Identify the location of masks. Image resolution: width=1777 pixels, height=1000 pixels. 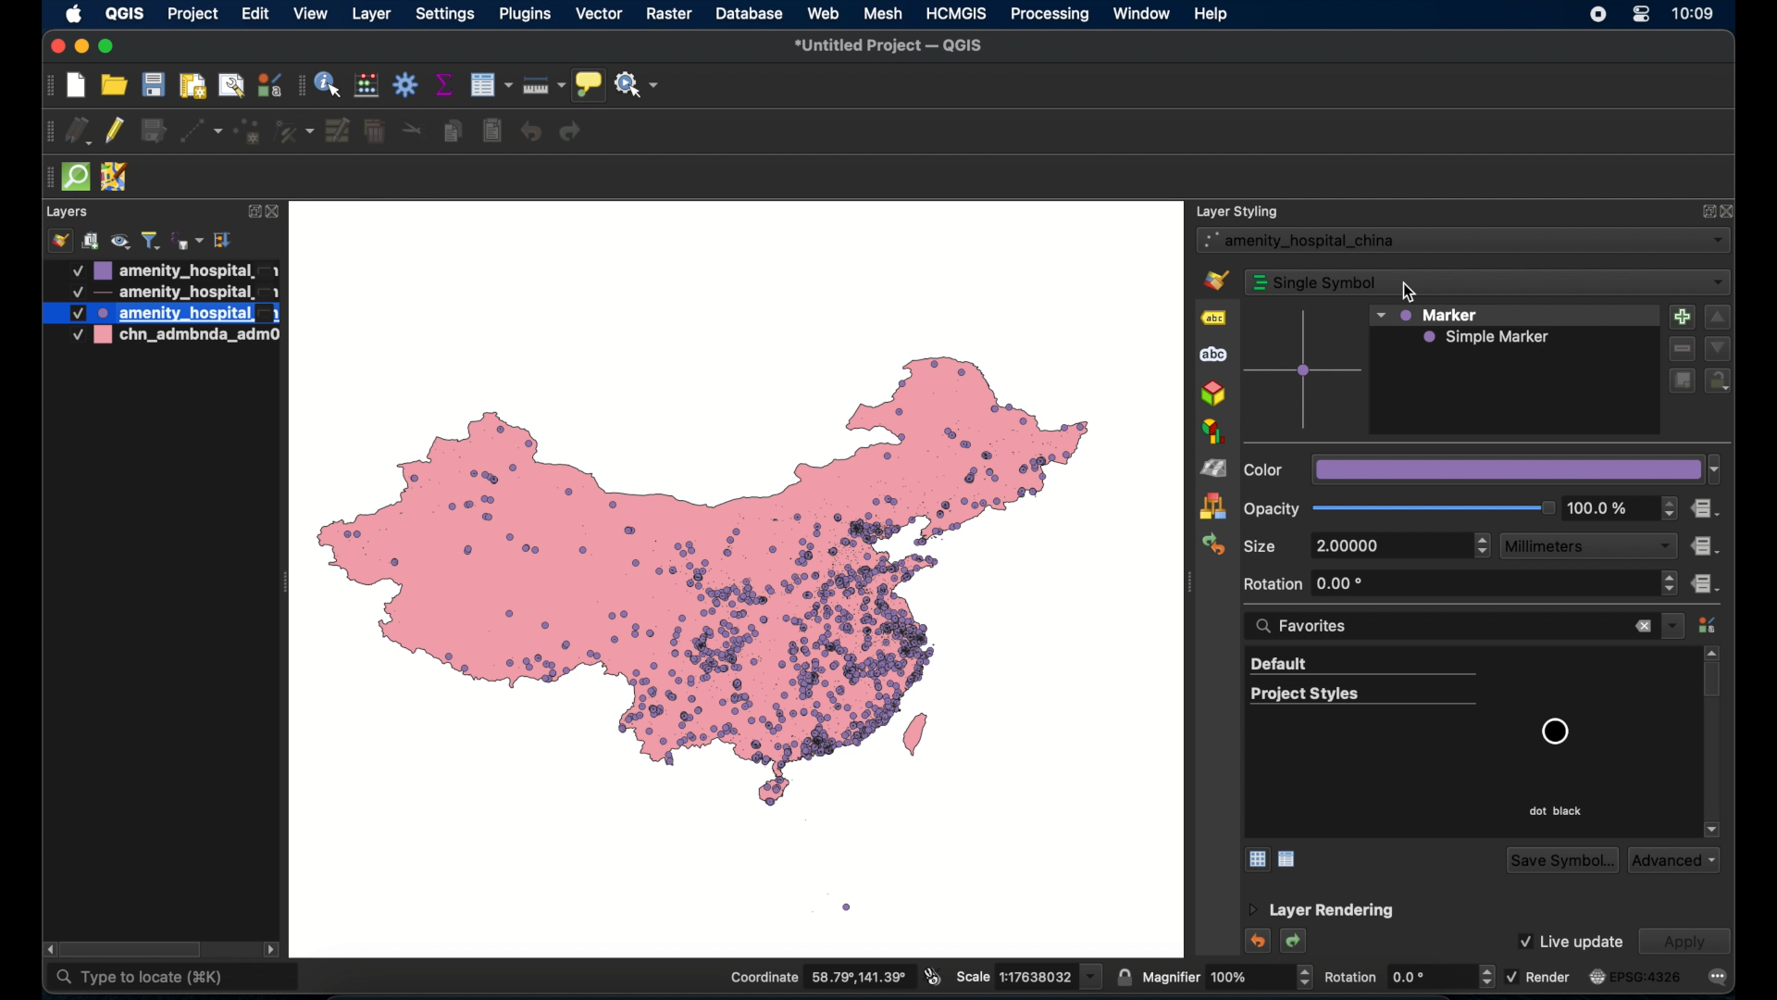
(1213, 356).